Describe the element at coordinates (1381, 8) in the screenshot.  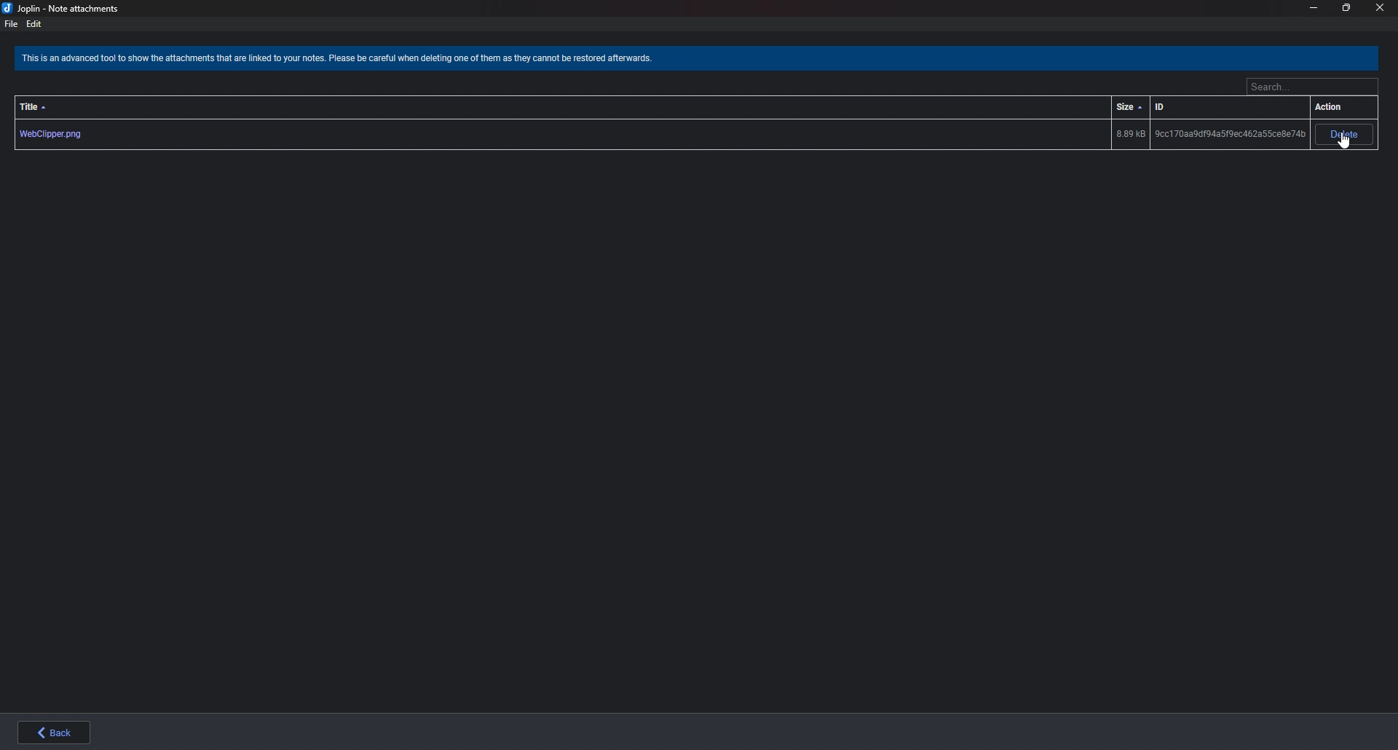
I see `close` at that location.